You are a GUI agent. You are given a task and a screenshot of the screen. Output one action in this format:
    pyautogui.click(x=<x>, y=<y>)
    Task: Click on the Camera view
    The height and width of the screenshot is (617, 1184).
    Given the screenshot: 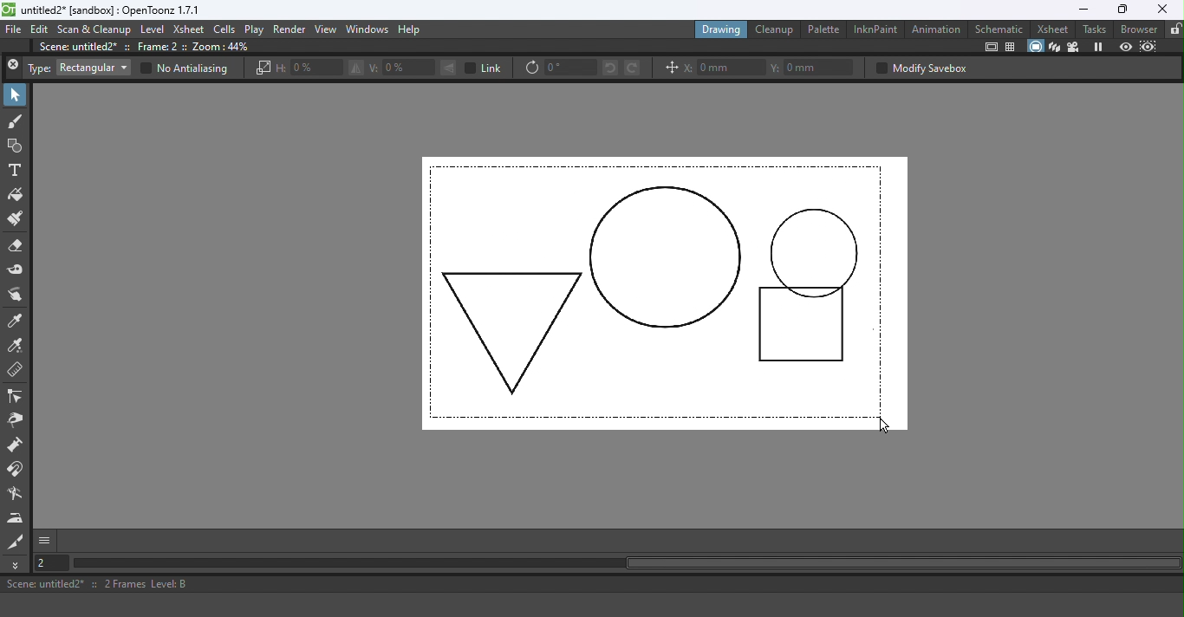 What is the action you would take?
    pyautogui.click(x=1073, y=48)
    